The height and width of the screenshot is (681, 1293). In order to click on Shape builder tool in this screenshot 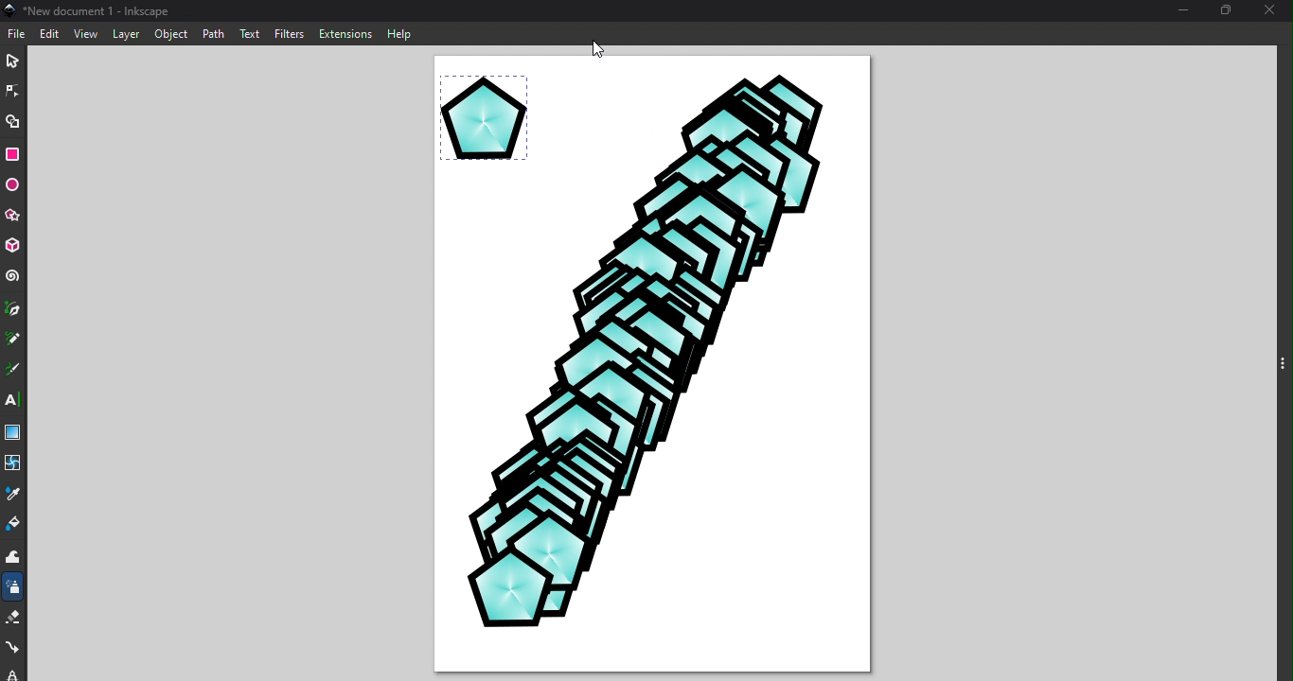, I will do `click(12, 122)`.